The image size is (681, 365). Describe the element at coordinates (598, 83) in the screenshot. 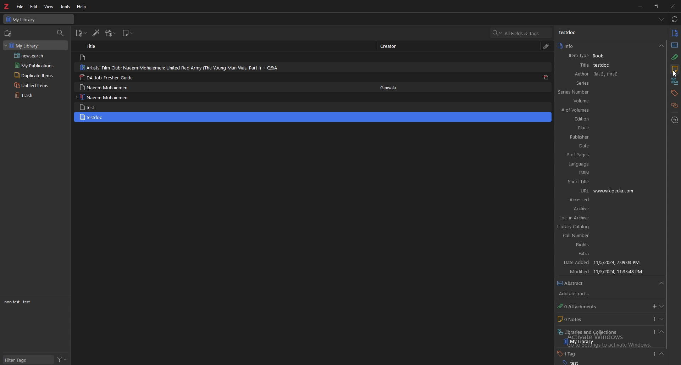

I see `series` at that location.